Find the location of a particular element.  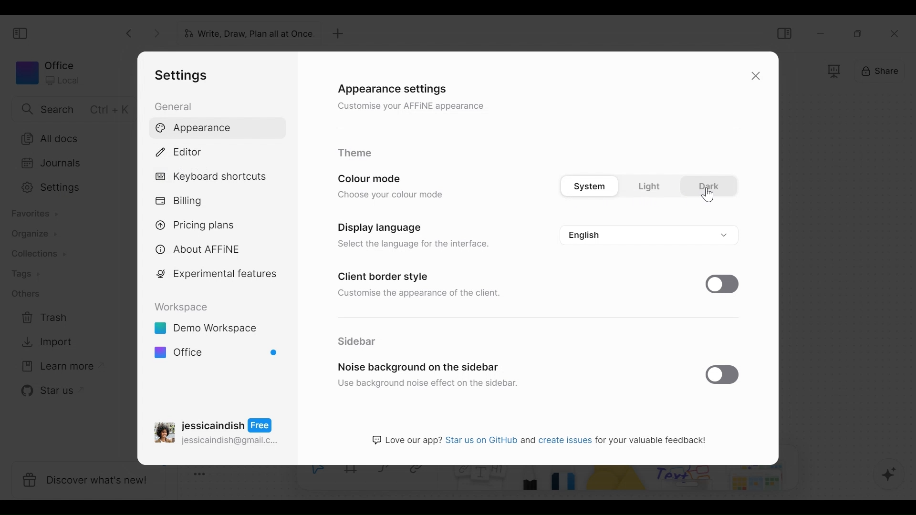

Appearance settings is located at coordinates (413, 96).